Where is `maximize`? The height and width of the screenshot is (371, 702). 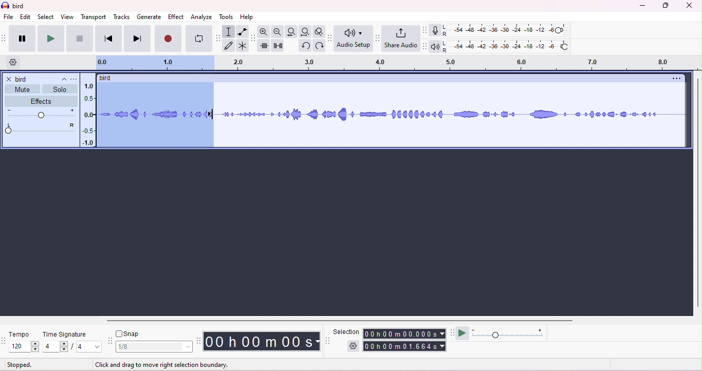
maximize is located at coordinates (664, 6).